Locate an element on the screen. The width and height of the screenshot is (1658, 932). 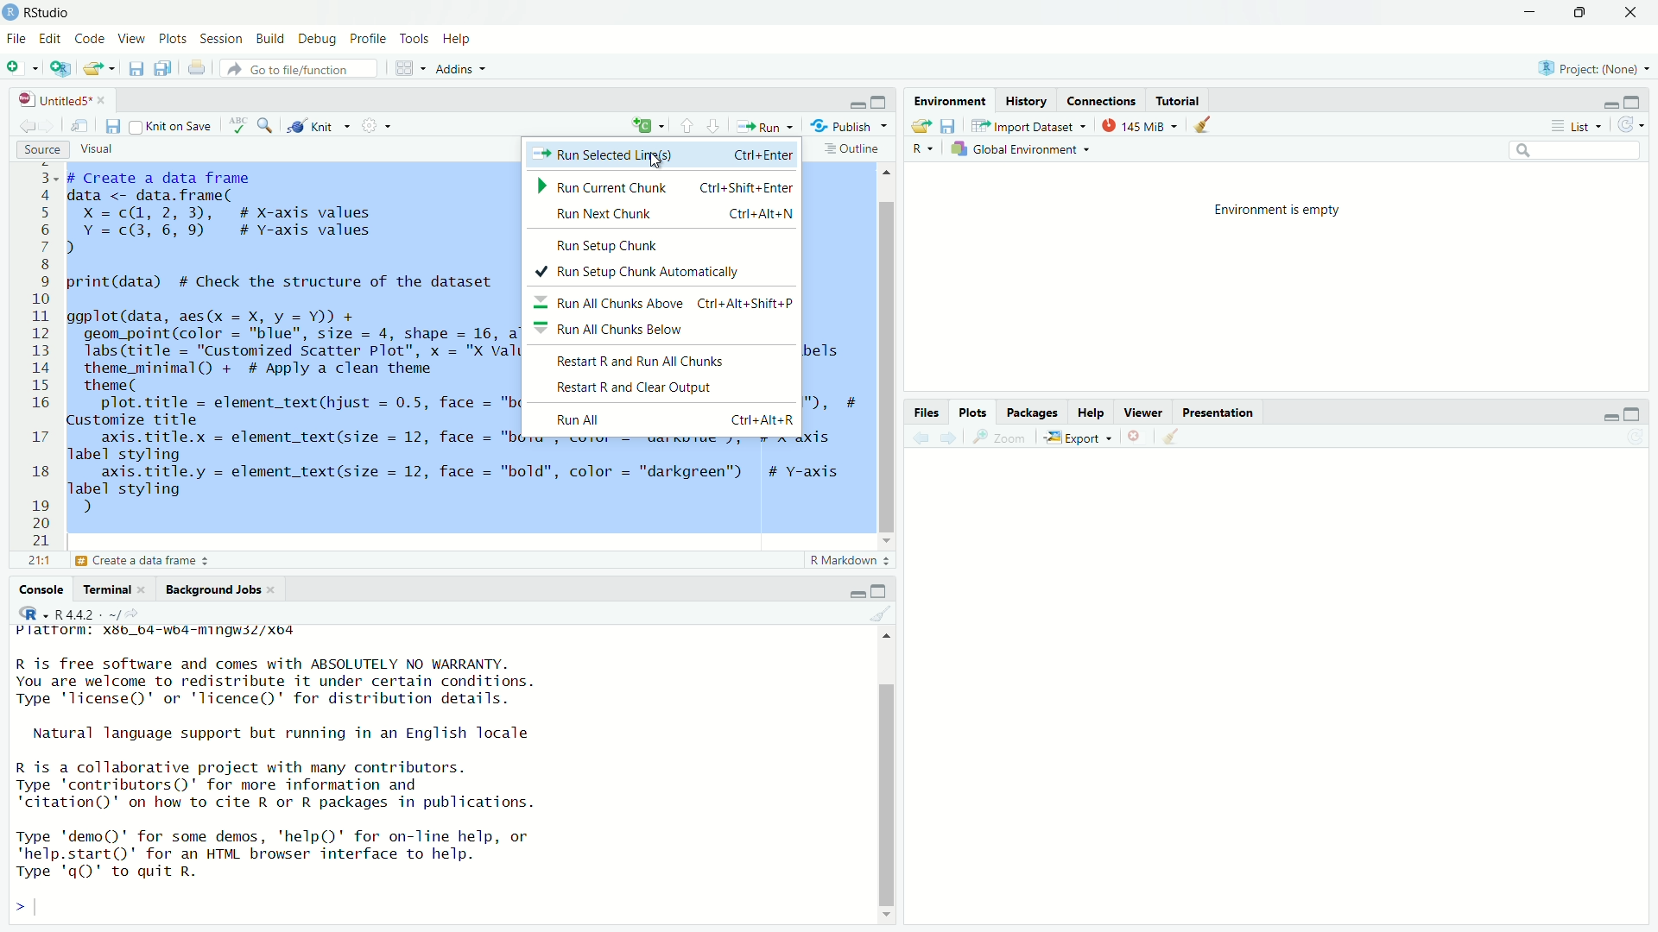
145Mb used by the R session is located at coordinates (1144, 126).